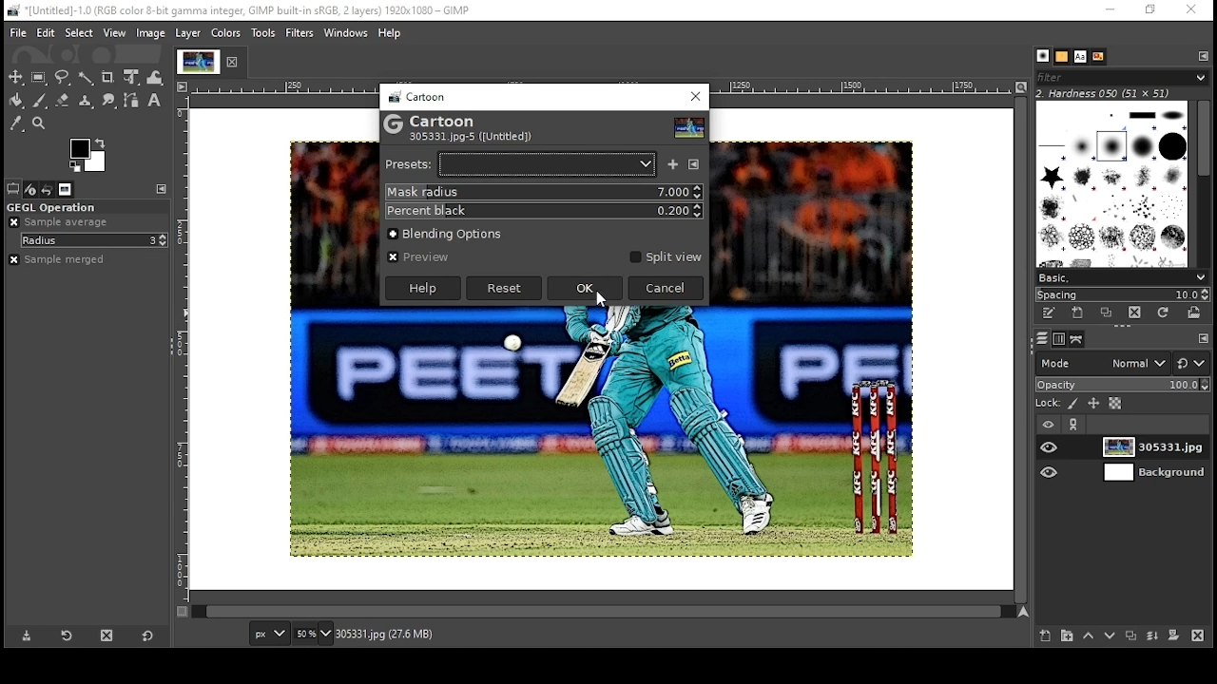 Image resolution: width=1217 pixels, height=684 pixels. I want to click on spacing, so click(1122, 294).